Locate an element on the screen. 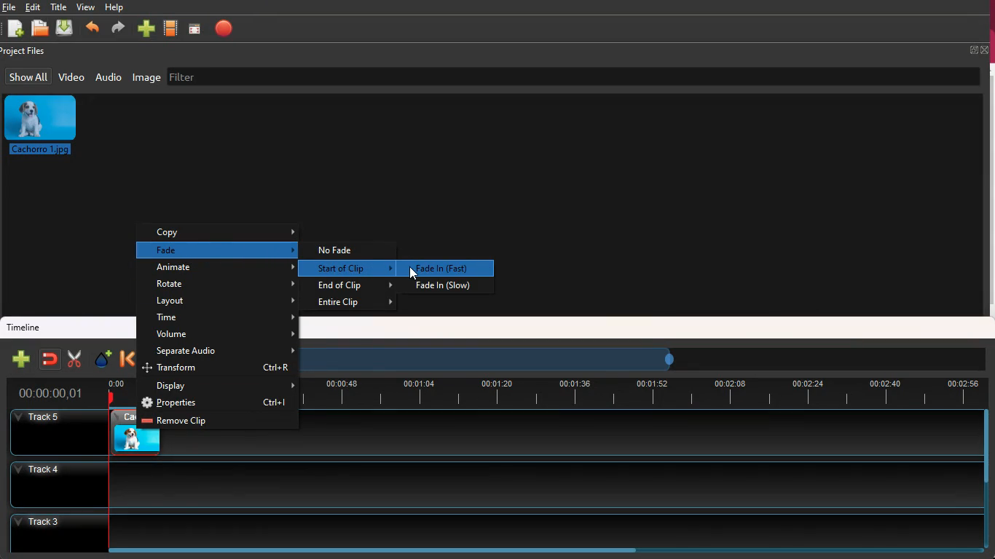  back is located at coordinates (94, 28).